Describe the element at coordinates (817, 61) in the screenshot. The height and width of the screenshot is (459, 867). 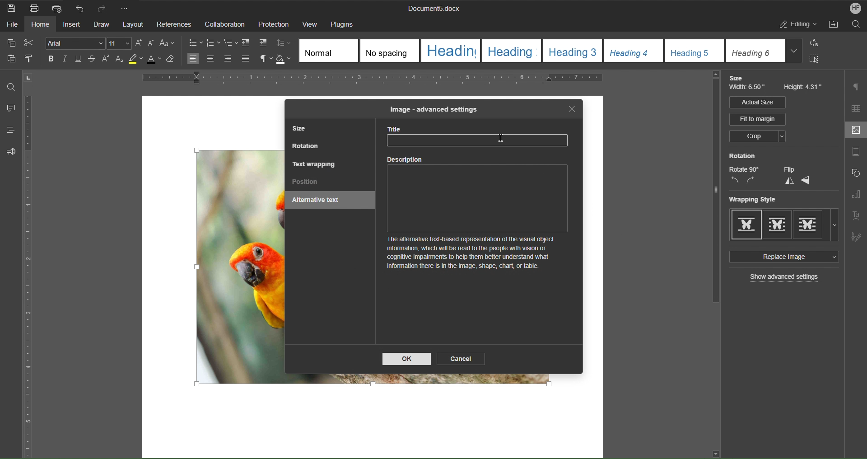
I see `Select All` at that location.